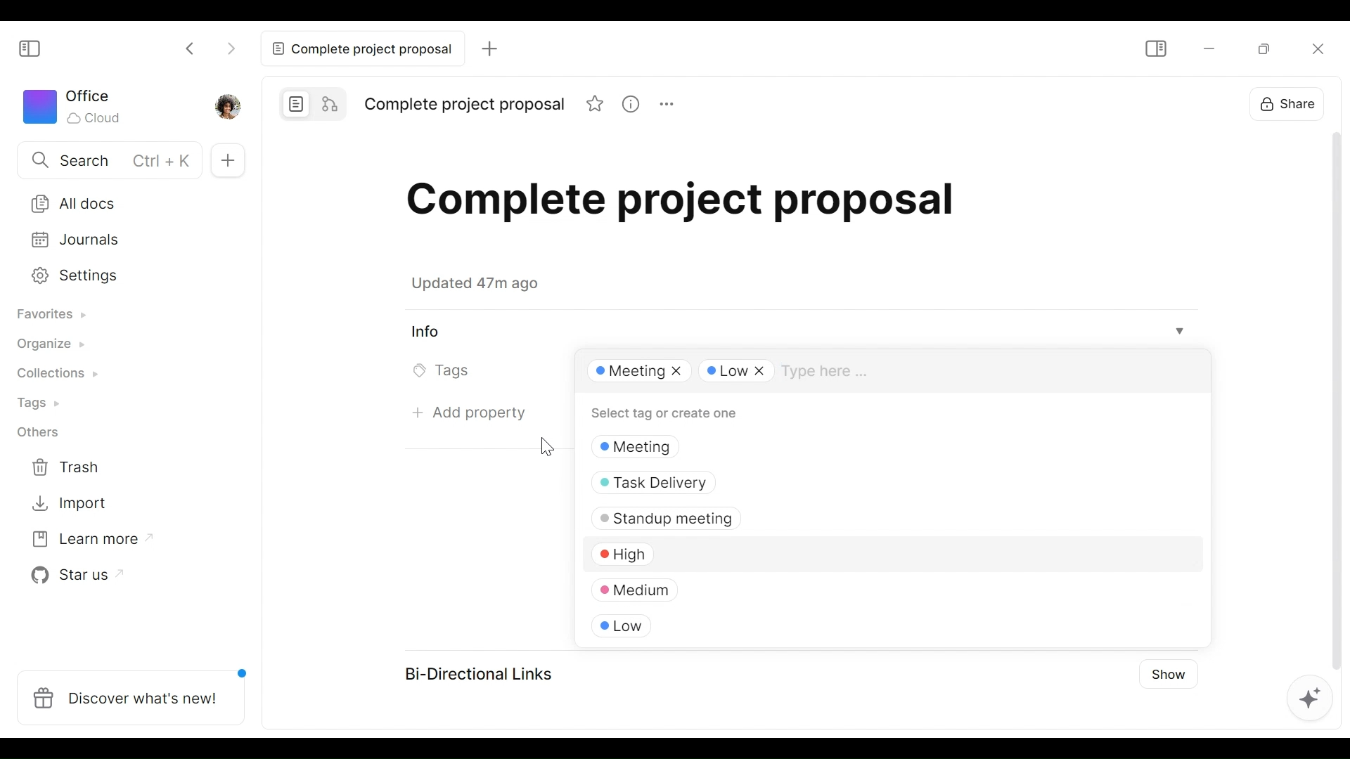  What do you see at coordinates (761, 552) in the screenshot?
I see `High` at bounding box center [761, 552].